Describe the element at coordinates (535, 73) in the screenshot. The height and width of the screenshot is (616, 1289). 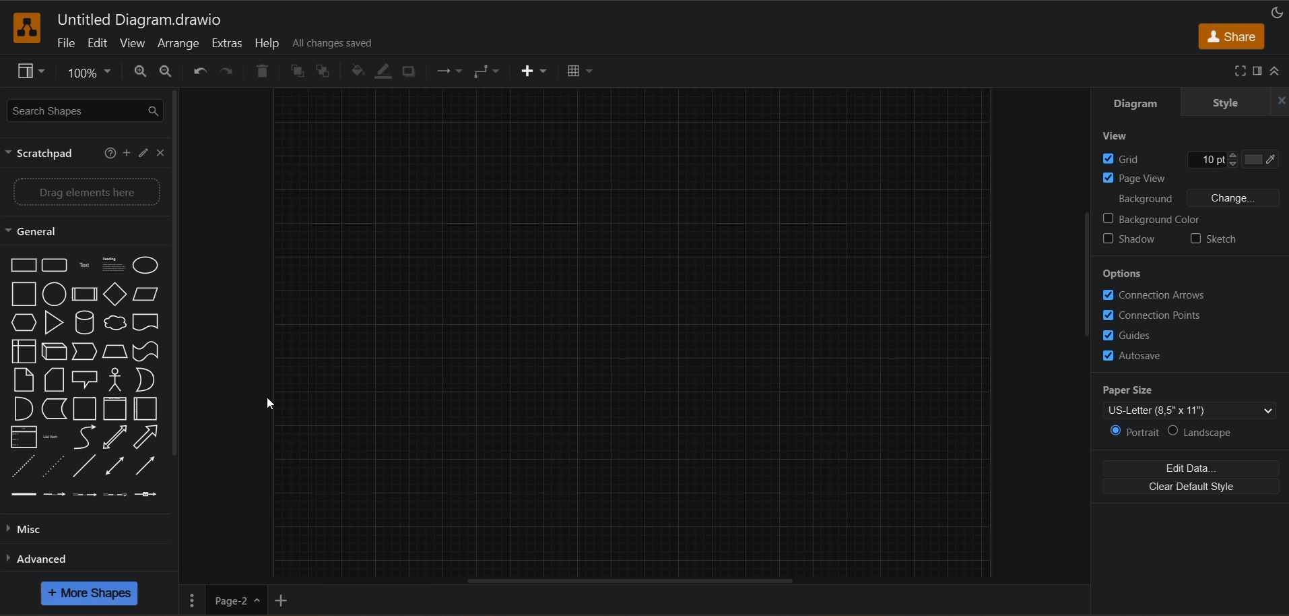
I see `insert` at that location.